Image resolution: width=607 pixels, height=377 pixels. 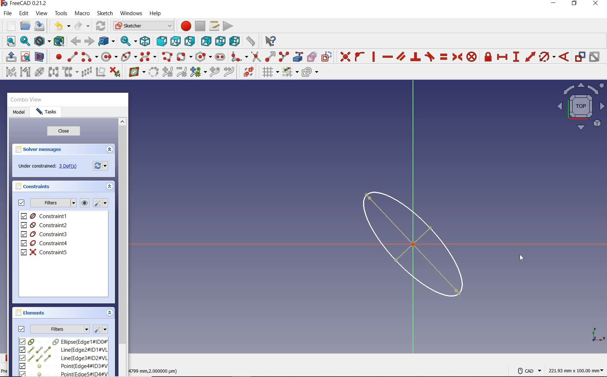 What do you see at coordinates (400, 56) in the screenshot?
I see `constrain parallel` at bounding box center [400, 56].